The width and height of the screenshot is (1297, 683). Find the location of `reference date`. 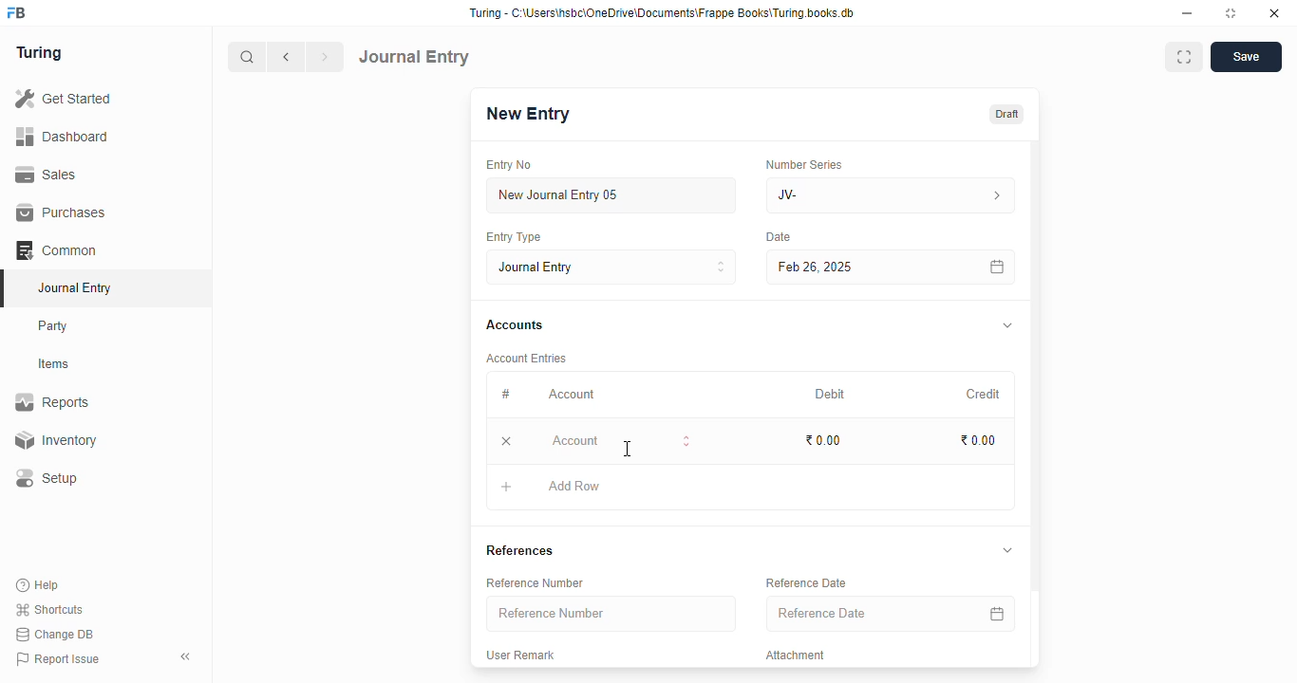

reference date is located at coordinates (863, 614).